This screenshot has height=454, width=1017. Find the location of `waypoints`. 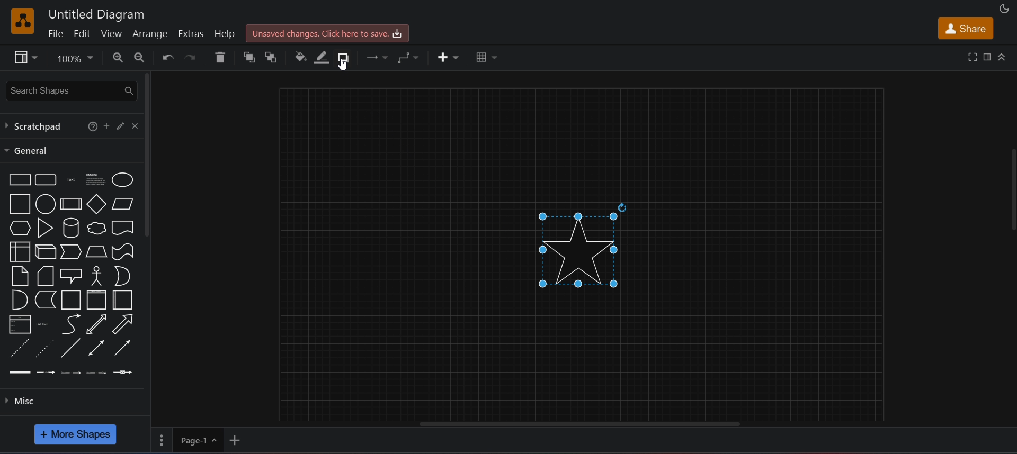

waypoints is located at coordinates (410, 58).